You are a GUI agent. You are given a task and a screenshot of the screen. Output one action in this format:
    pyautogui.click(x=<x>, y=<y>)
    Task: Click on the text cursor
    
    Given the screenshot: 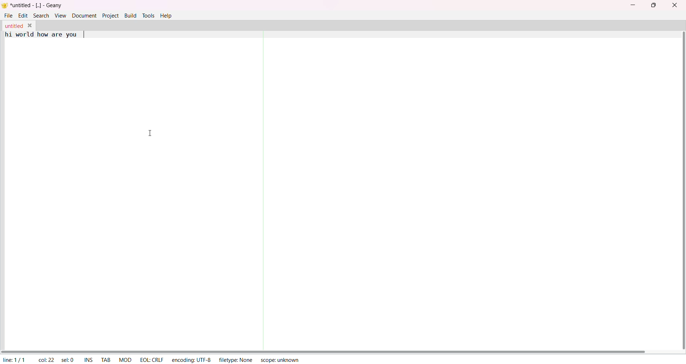 What is the action you would take?
    pyautogui.click(x=86, y=34)
    